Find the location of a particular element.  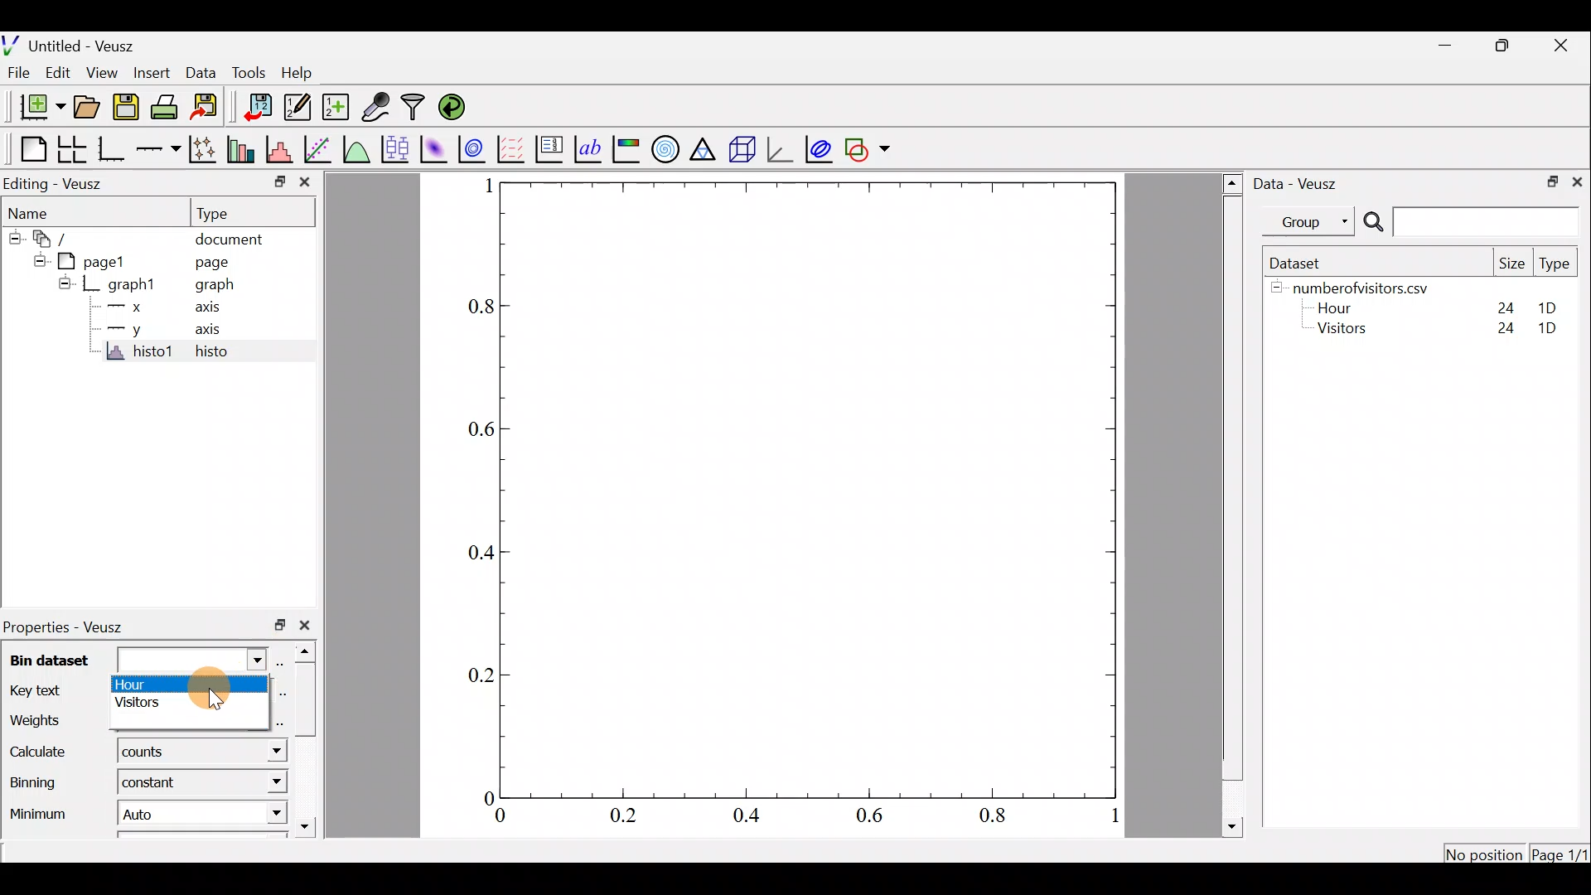

Base graph is located at coordinates (113, 150).